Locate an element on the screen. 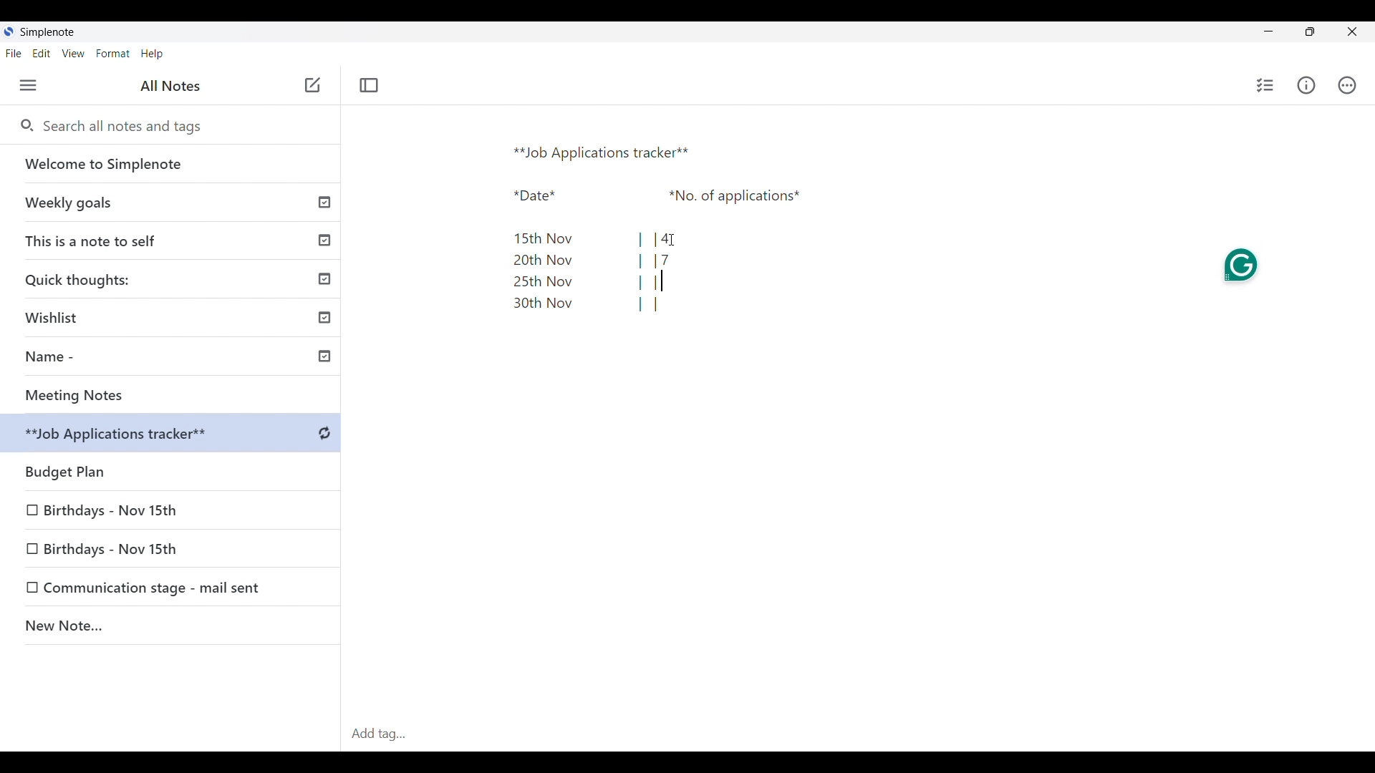 Image resolution: width=1375 pixels, height=773 pixels. File is located at coordinates (13, 53).